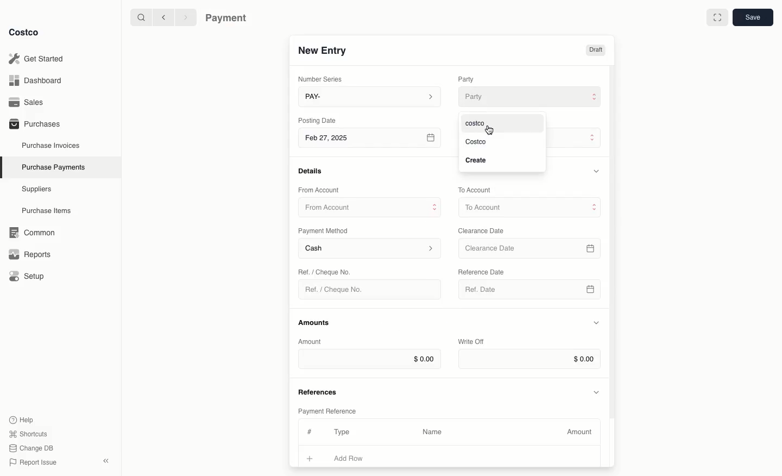  I want to click on Setup, so click(30, 277).